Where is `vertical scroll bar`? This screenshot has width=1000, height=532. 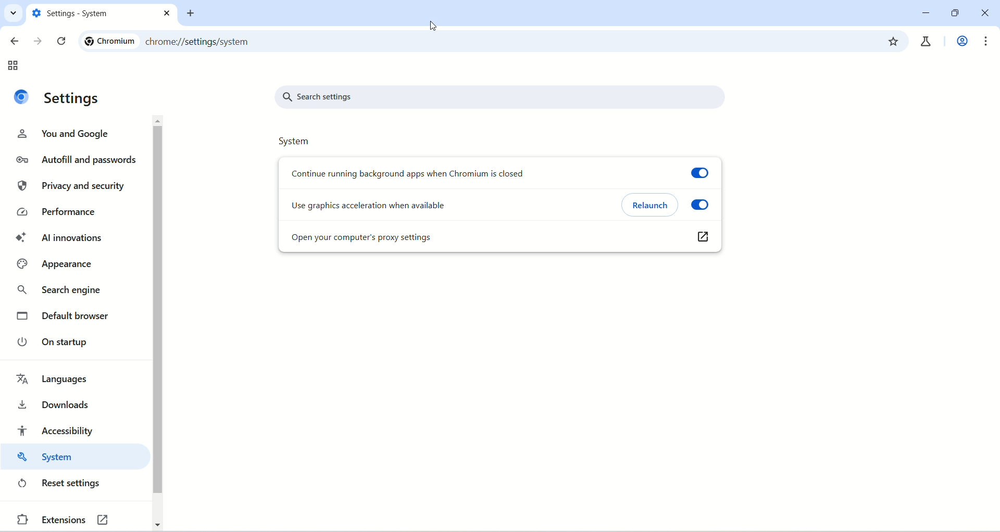
vertical scroll bar is located at coordinates (160, 322).